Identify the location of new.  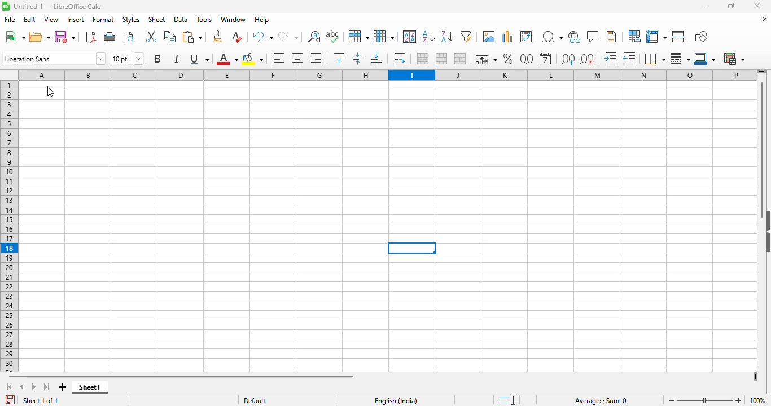
(15, 36).